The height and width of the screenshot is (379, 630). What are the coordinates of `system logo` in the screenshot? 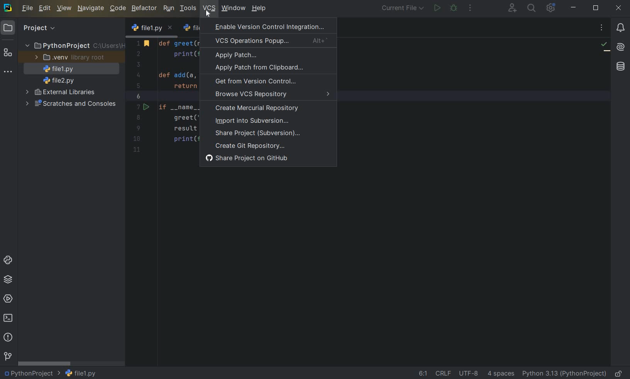 It's located at (8, 8).